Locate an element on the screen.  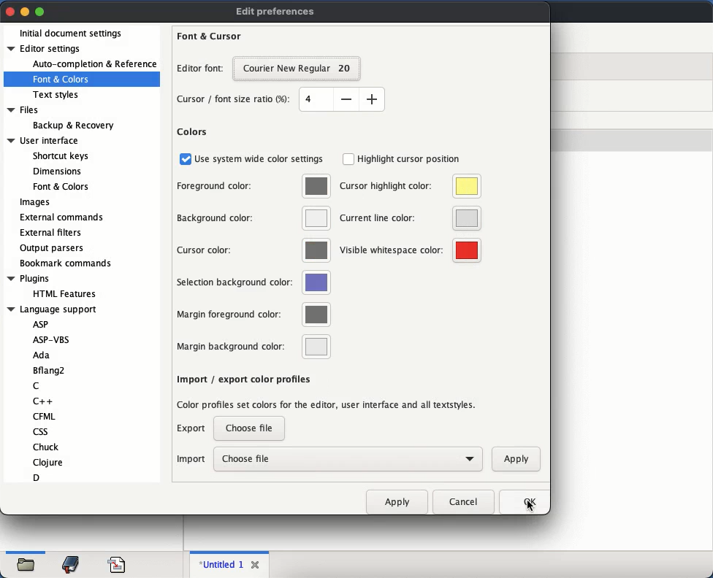
color is located at coordinates (467, 250).